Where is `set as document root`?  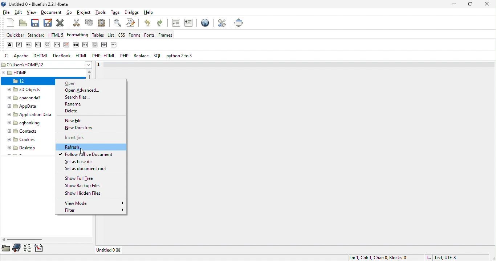 set as document root is located at coordinates (88, 169).